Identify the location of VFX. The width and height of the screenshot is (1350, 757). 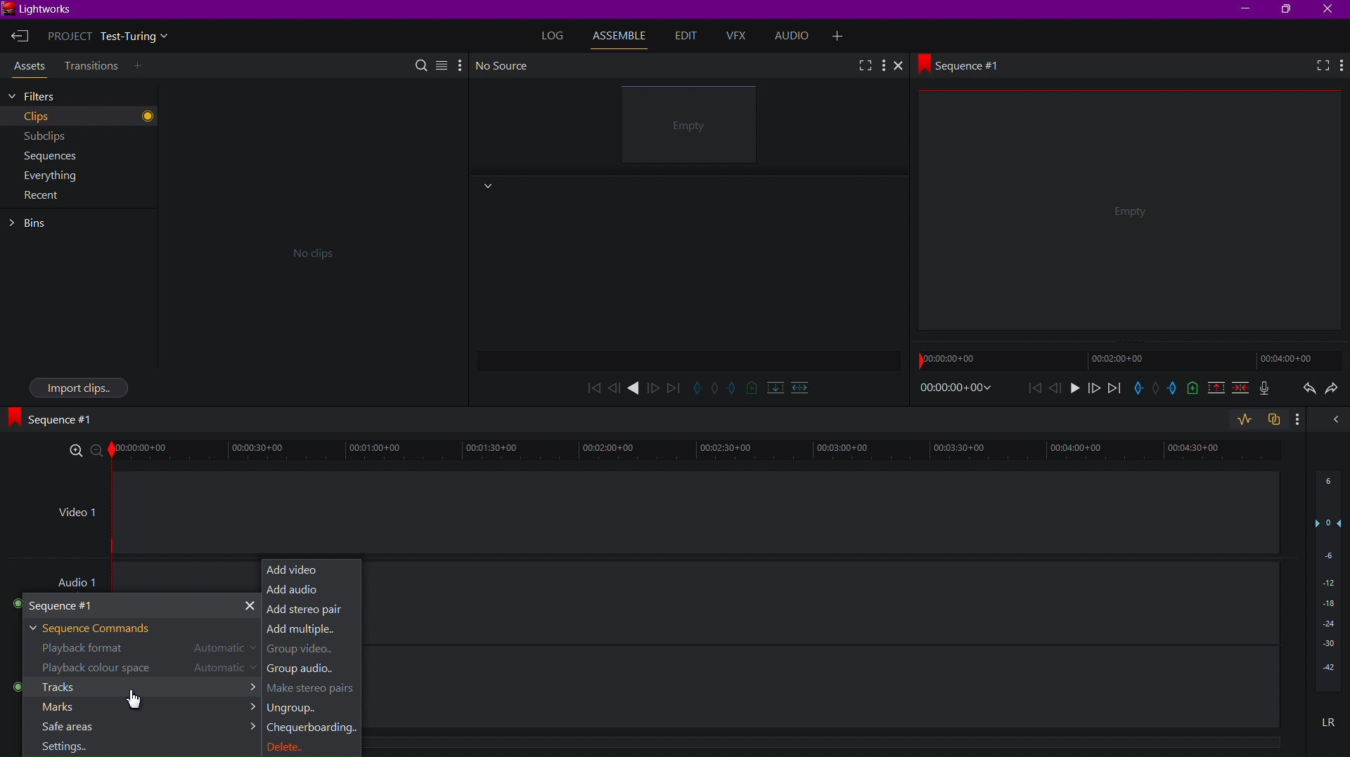
(740, 37).